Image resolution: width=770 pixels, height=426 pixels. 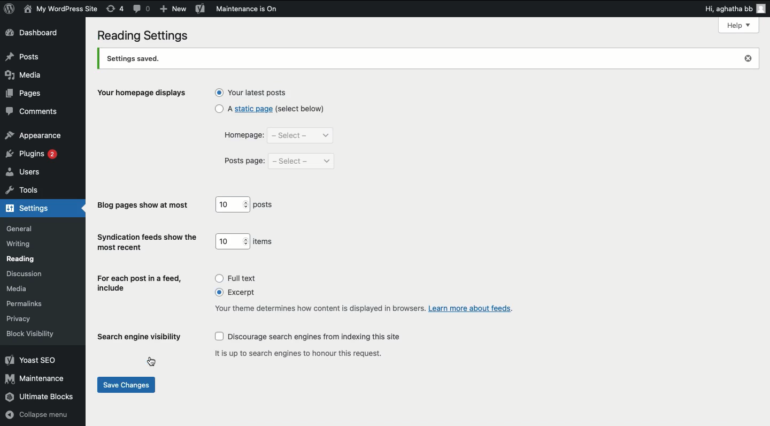 I want to click on 10, so click(x=233, y=204).